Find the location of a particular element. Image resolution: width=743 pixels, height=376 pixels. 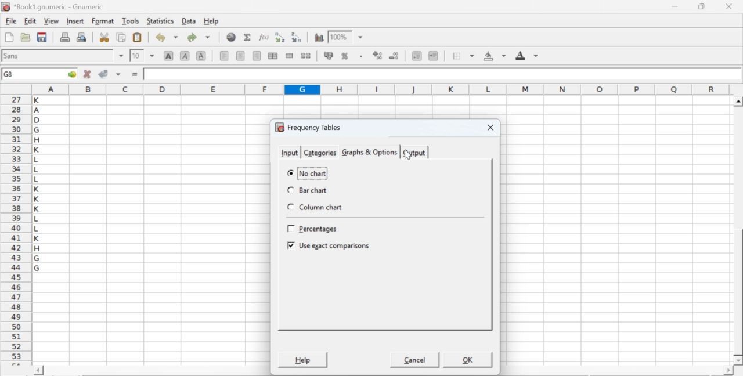

merge a range of cells is located at coordinates (290, 56).